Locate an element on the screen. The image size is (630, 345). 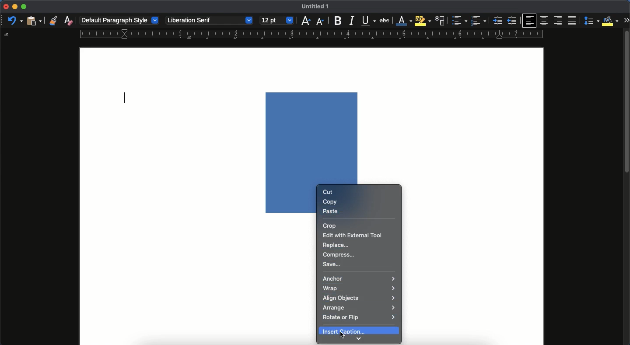
insert caption is located at coordinates (360, 330).